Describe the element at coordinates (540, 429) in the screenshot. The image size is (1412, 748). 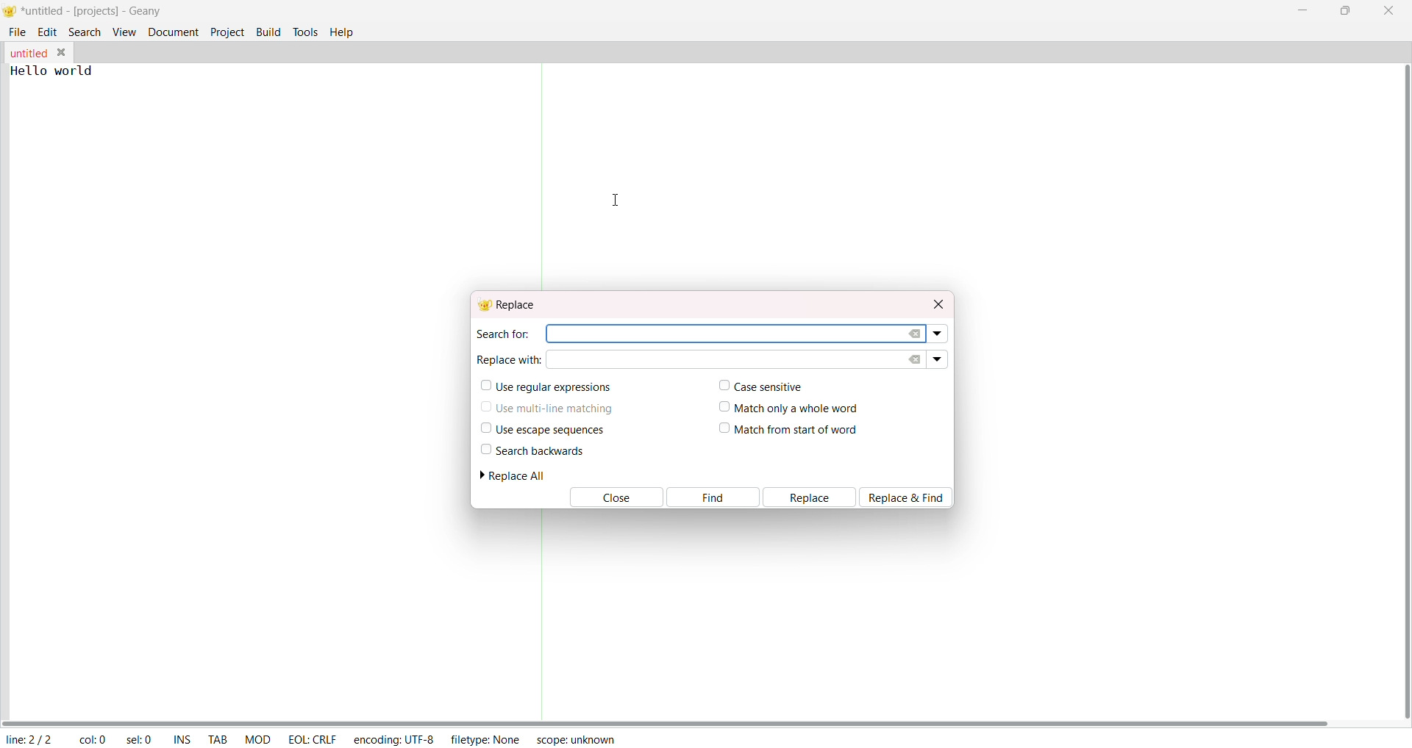
I see `use escape sequences` at that location.